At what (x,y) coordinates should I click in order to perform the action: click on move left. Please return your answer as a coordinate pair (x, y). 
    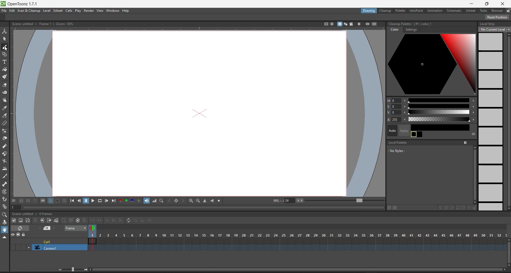
    Looking at the image, I should click on (405, 106).